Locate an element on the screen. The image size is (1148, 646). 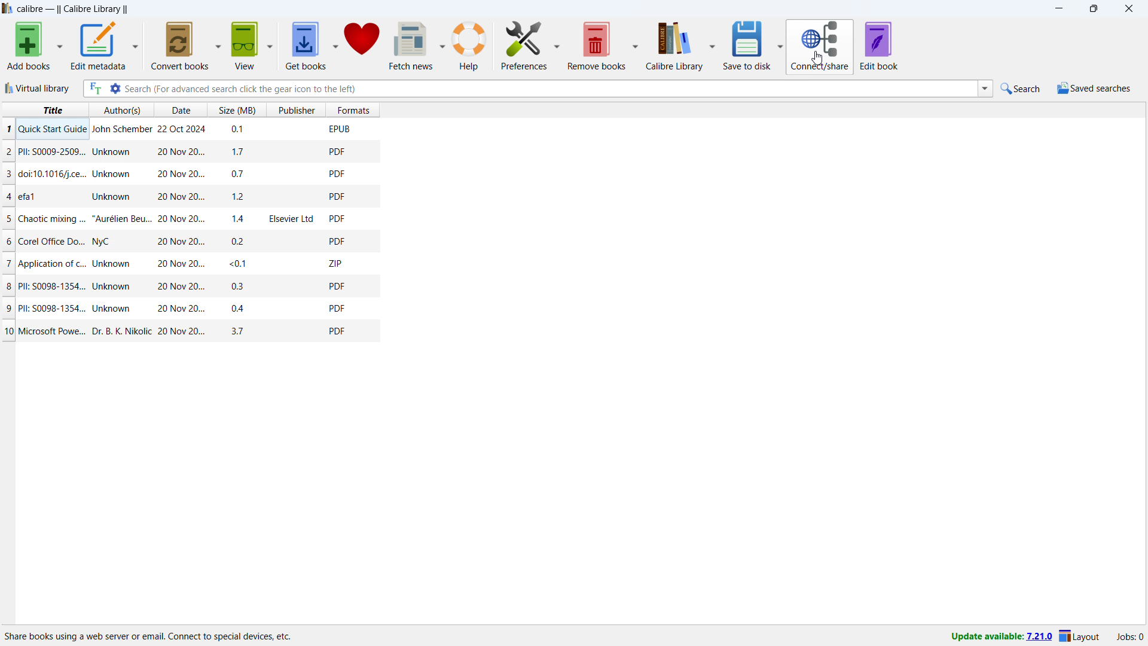
fetch news is located at coordinates (411, 45).